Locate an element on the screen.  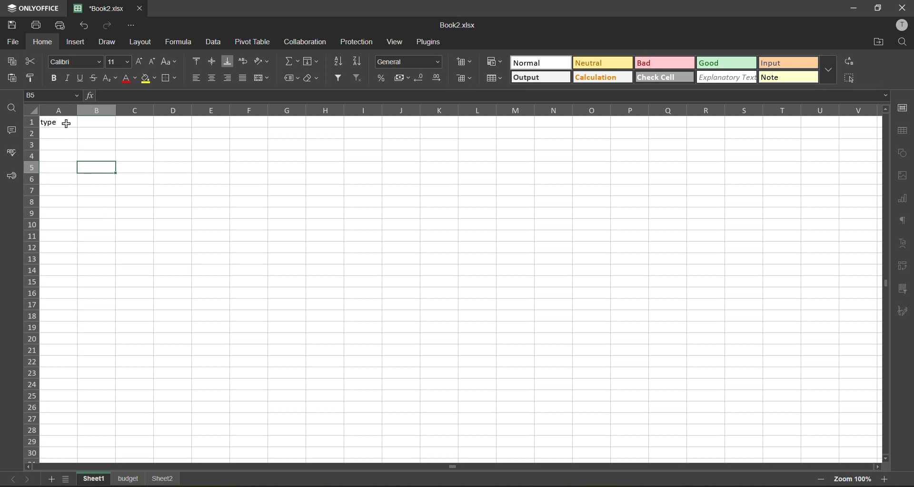
ONLYOFFICE is located at coordinates (33, 8).